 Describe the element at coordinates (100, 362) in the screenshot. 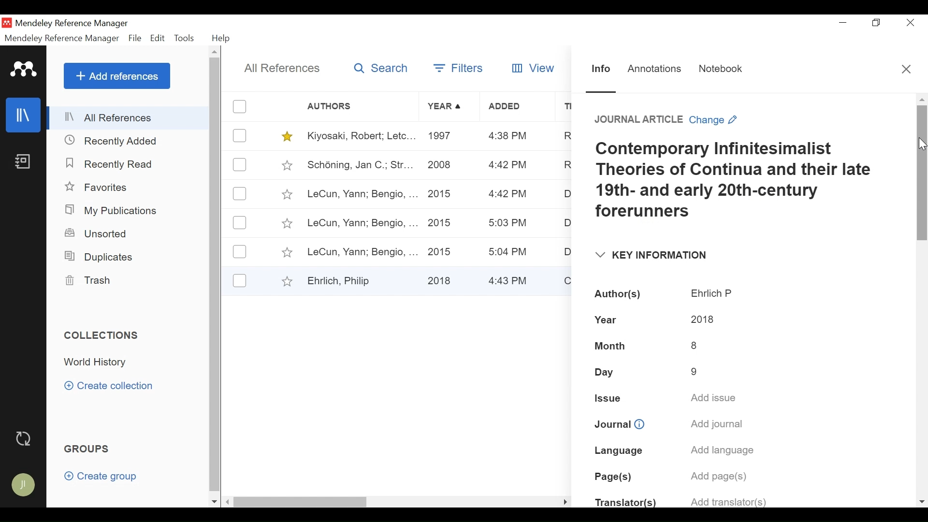

I see `Collection` at that location.